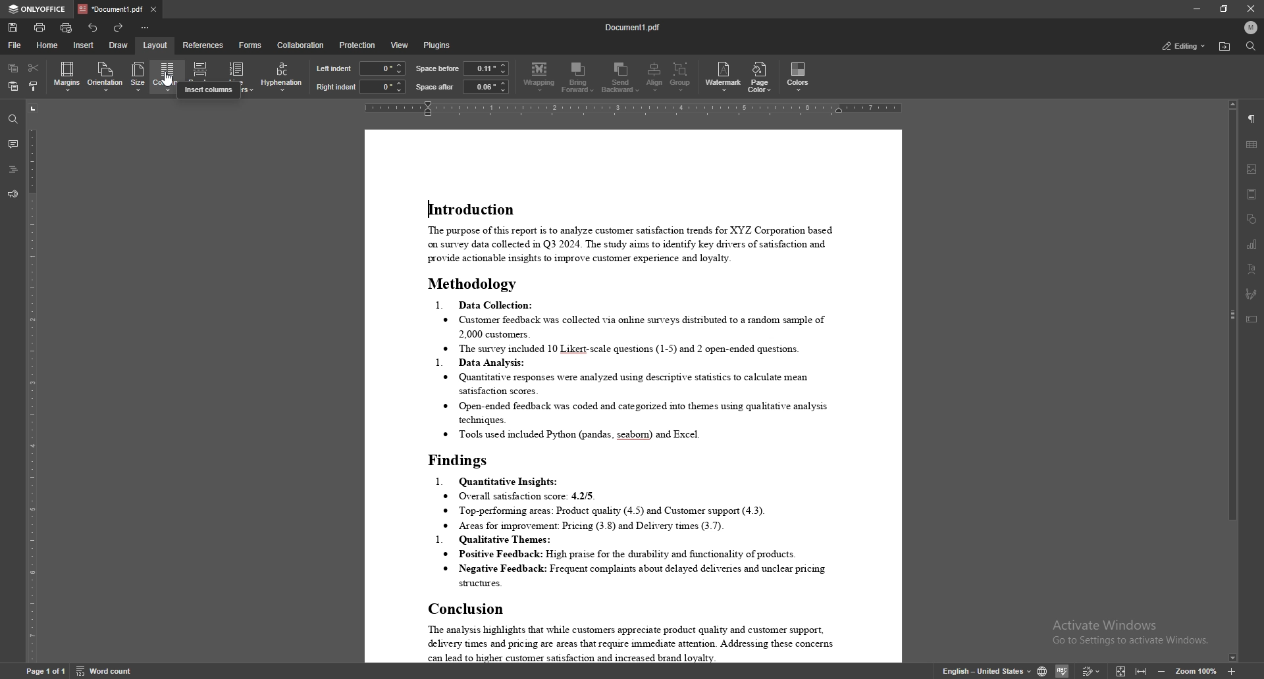  What do you see at coordinates (33, 68) in the screenshot?
I see `cut` at bounding box center [33, 68].